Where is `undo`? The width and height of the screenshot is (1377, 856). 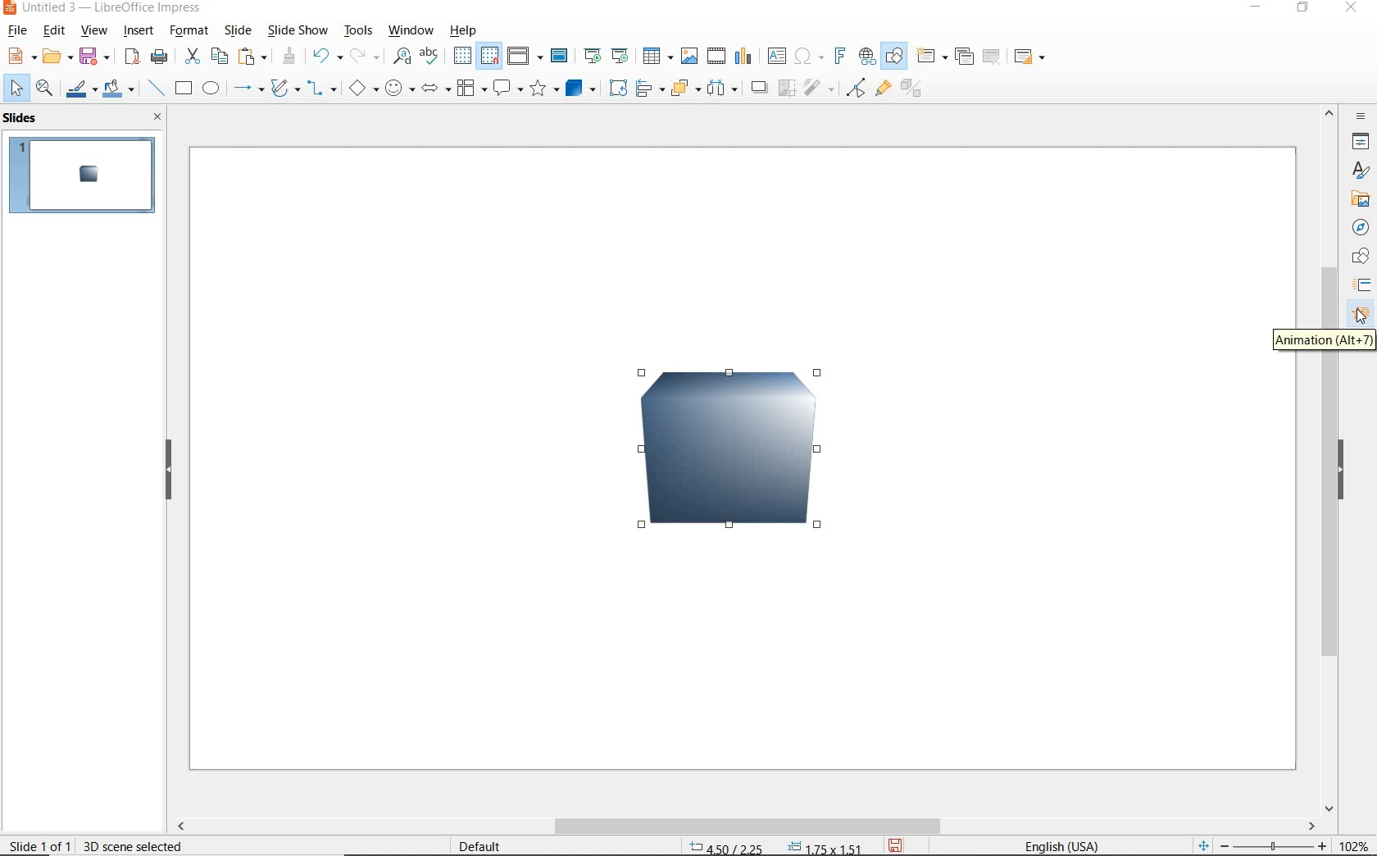
undo is located at coordinates (325, 56).